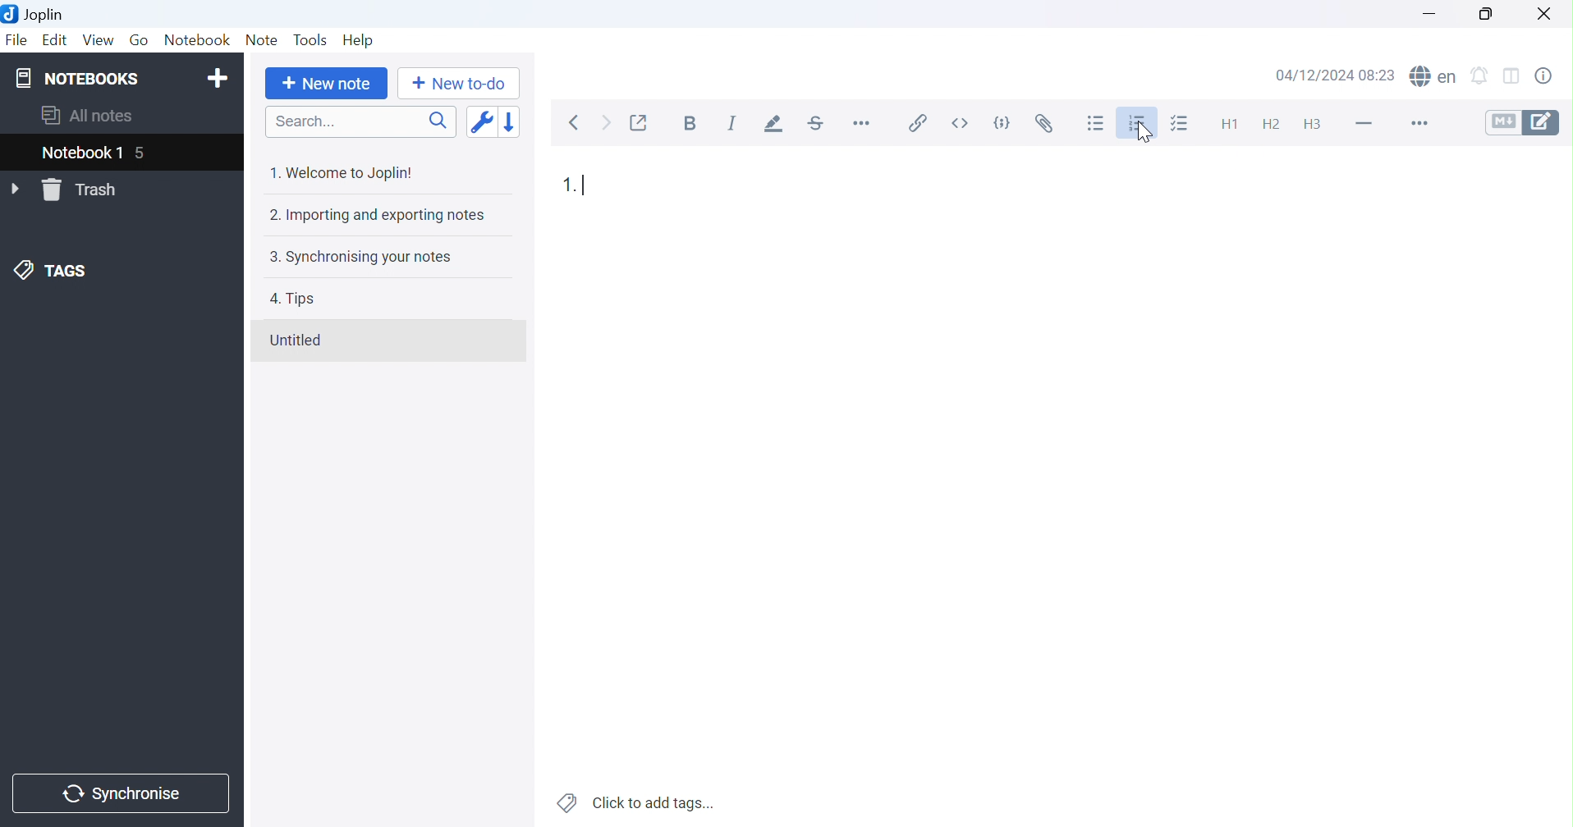 Image resolution: width=1573 pixels, height=827 pixels. I want to click on Note, so click(264, 38).